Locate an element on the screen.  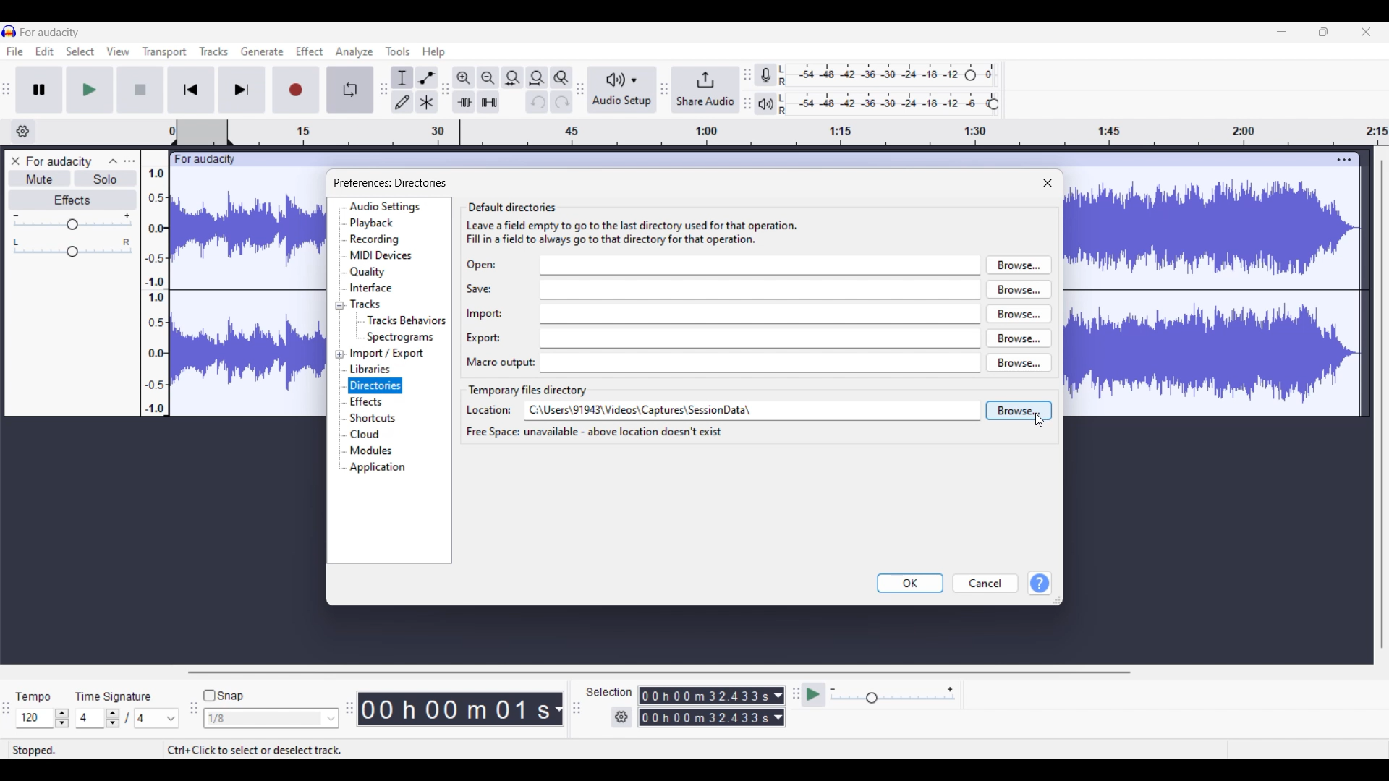
Vertical scroll bar is located at coordinates (1382, 404).